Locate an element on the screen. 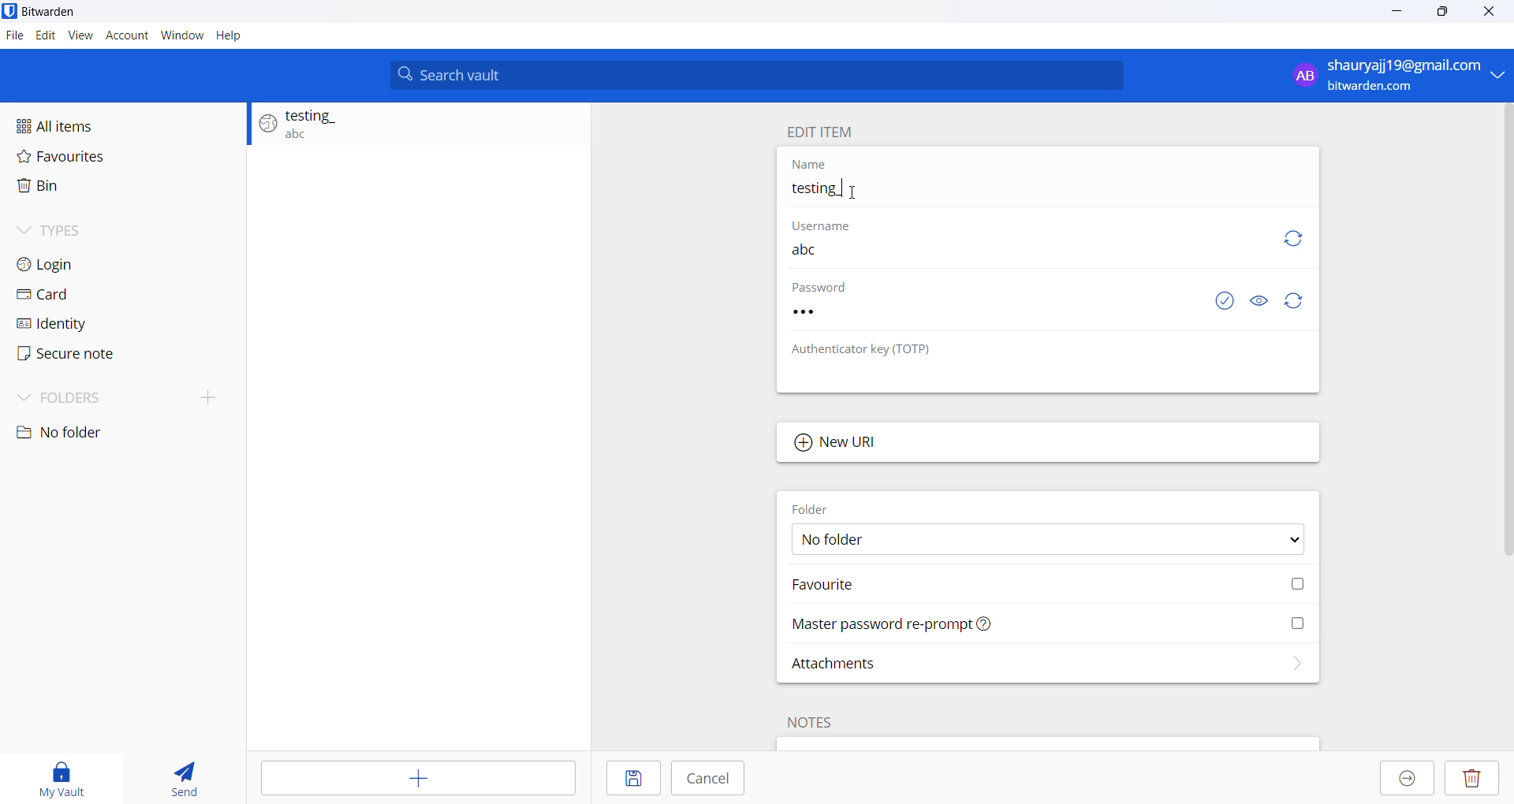 The height and width of the screenshot is (804, 1514). Folder heading is located at coordinates (829, 508).